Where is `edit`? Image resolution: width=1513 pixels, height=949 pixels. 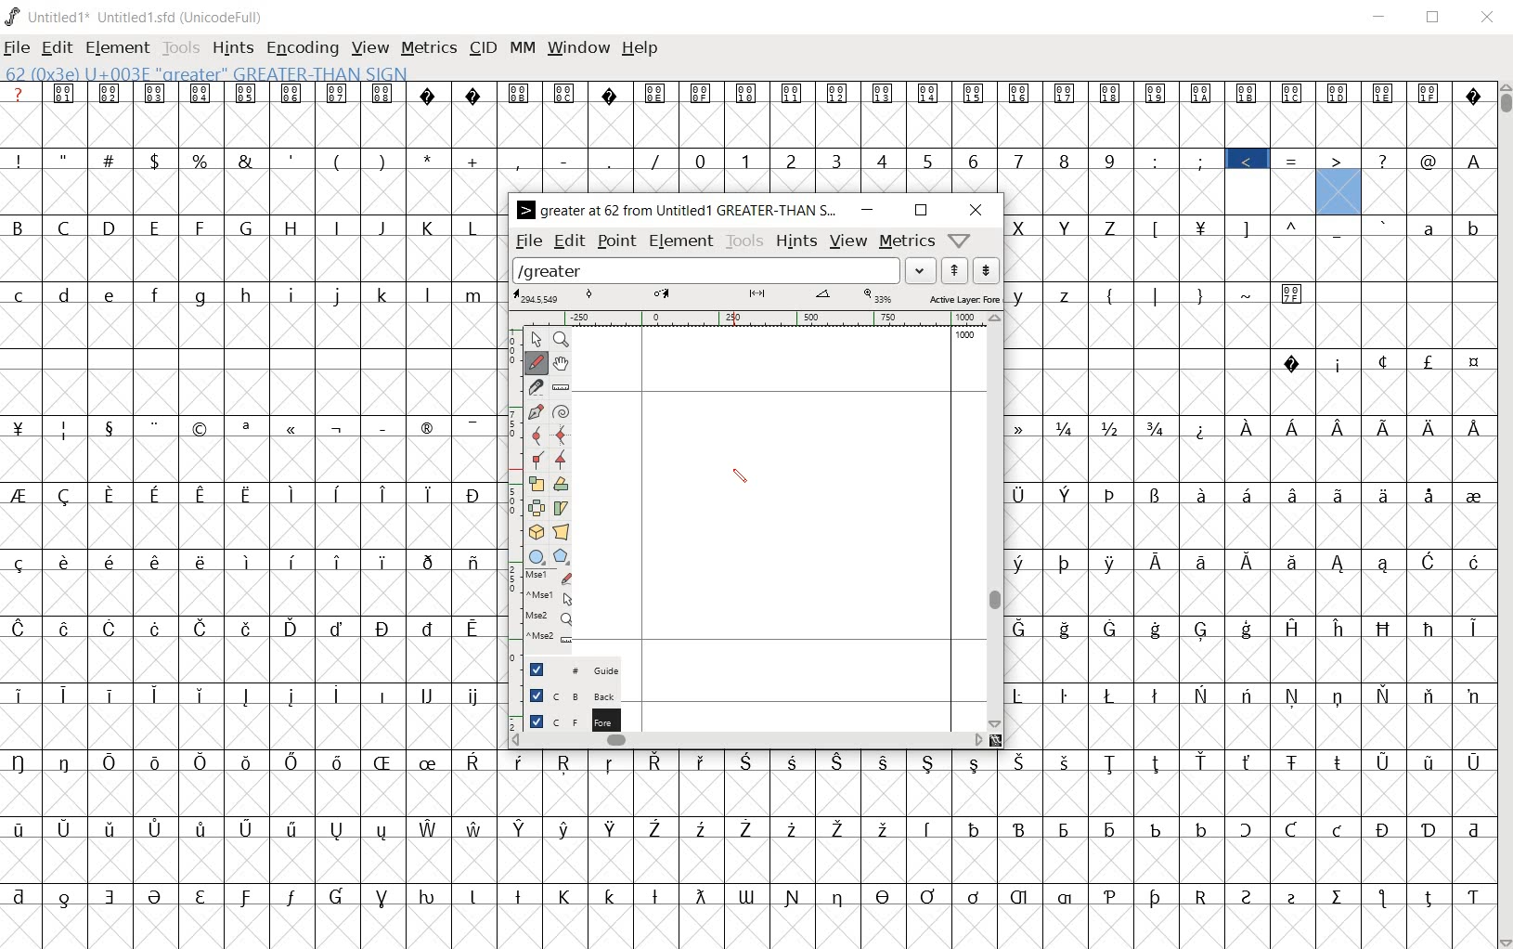 edit is located at coordinates (55, 47).